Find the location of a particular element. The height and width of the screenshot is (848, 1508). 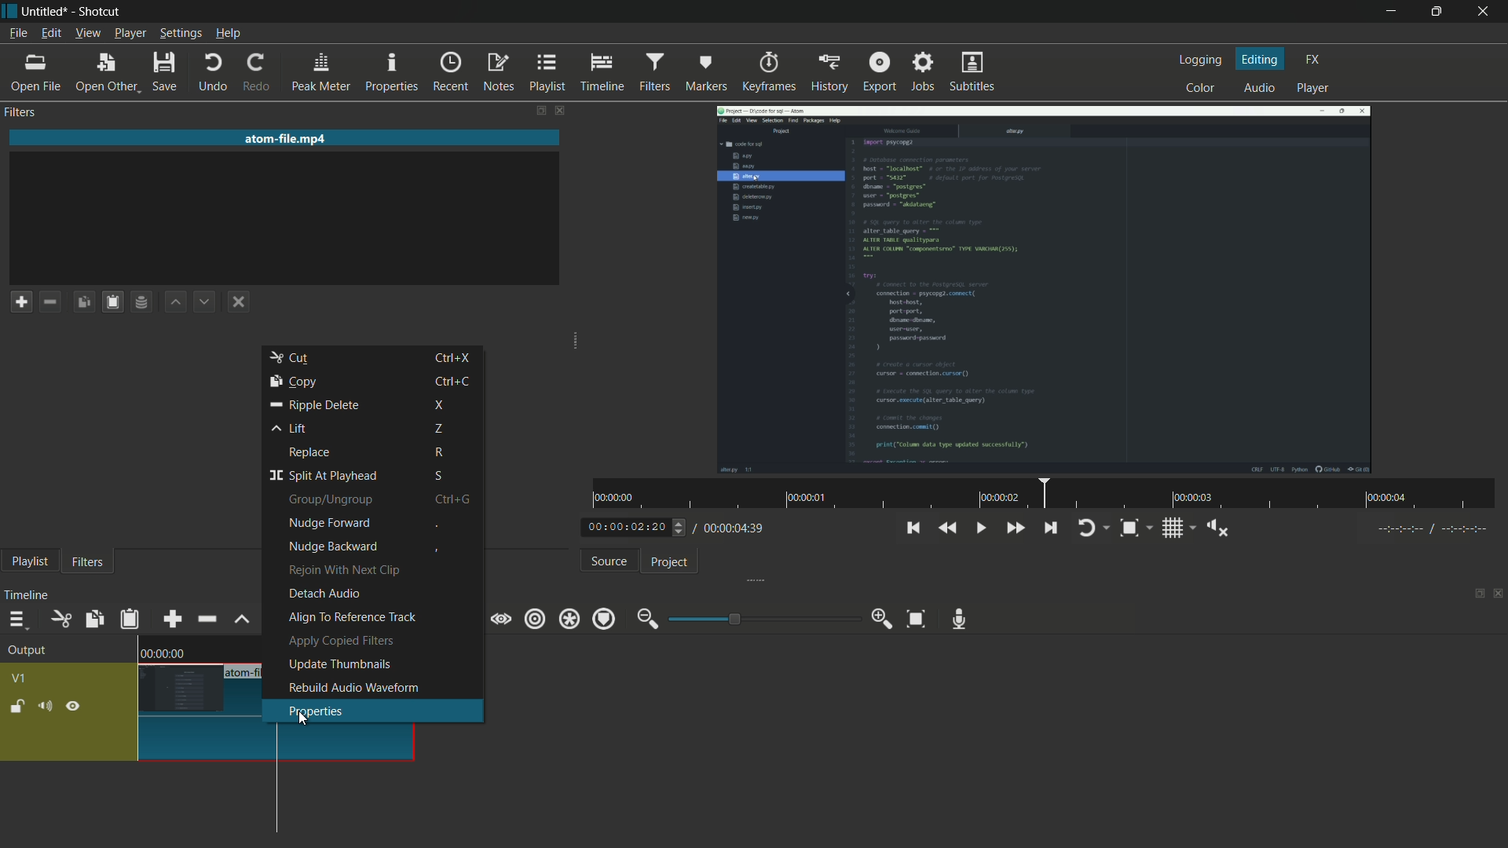

zoom out is located at coordinates (647, 619).